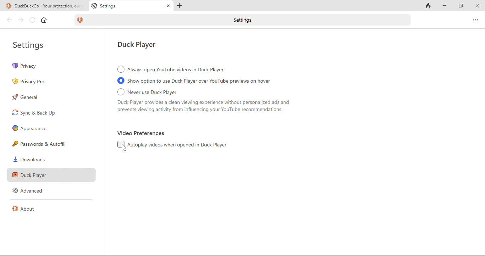 This screenshot has height=256, width=485. What do you see at coordinates (34, 159) in the screenshot?
I see `downloads` at bounding box center [34, 159].